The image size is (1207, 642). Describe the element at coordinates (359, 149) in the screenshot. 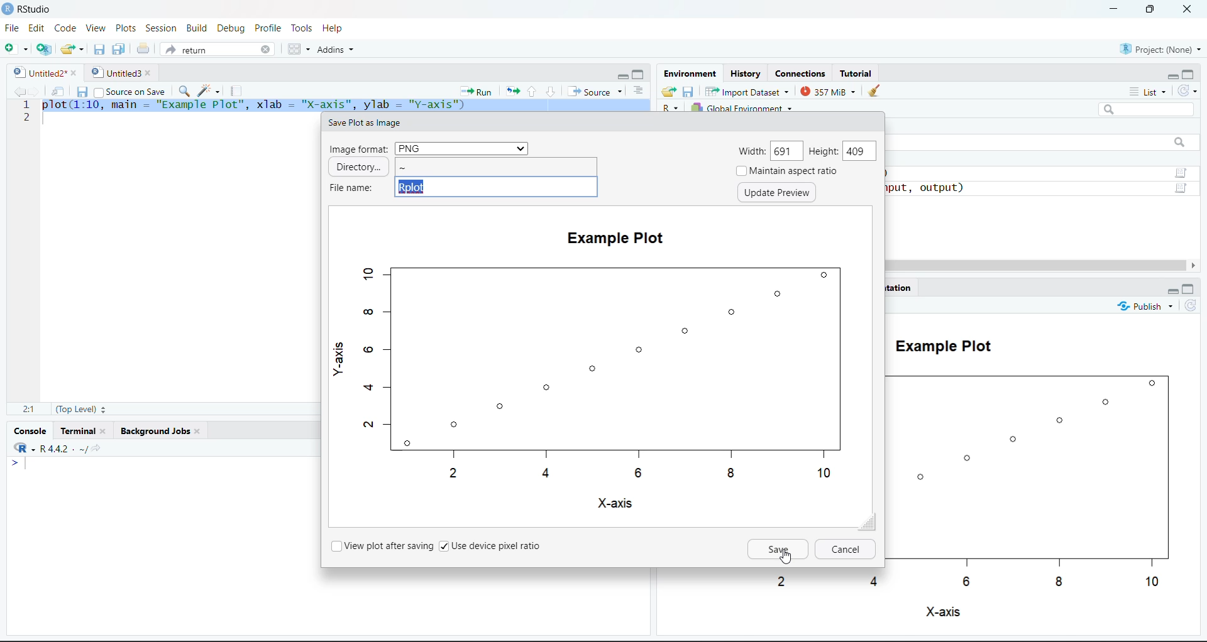

I see `| Image format:` at that location.